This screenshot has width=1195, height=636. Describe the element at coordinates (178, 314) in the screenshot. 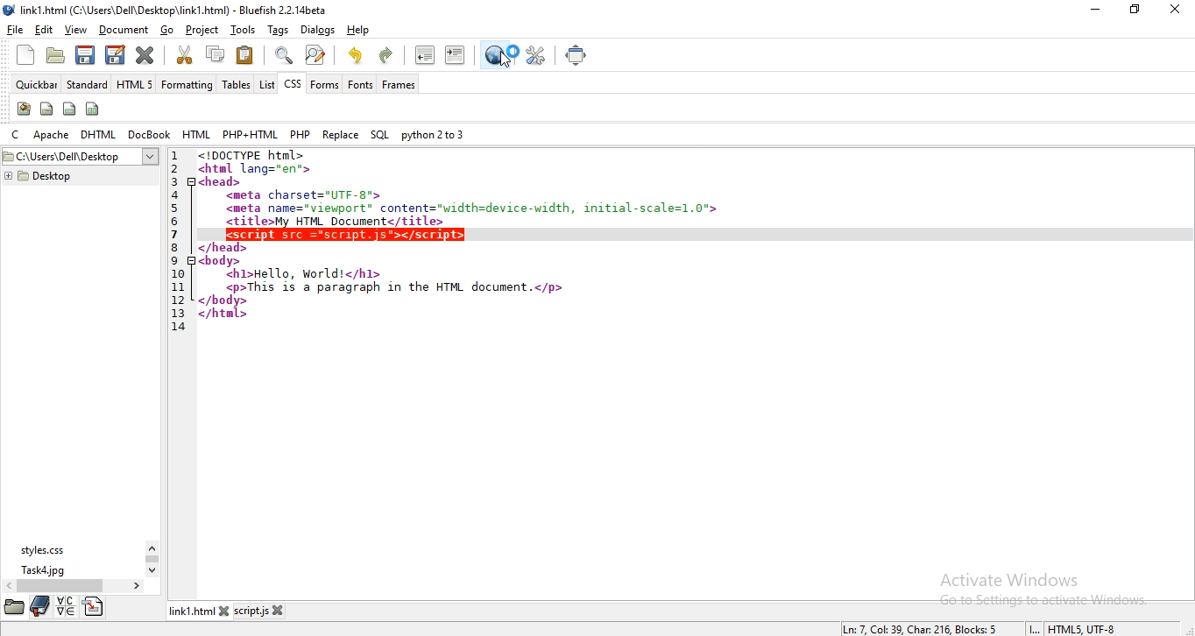

I see `13` at that location.